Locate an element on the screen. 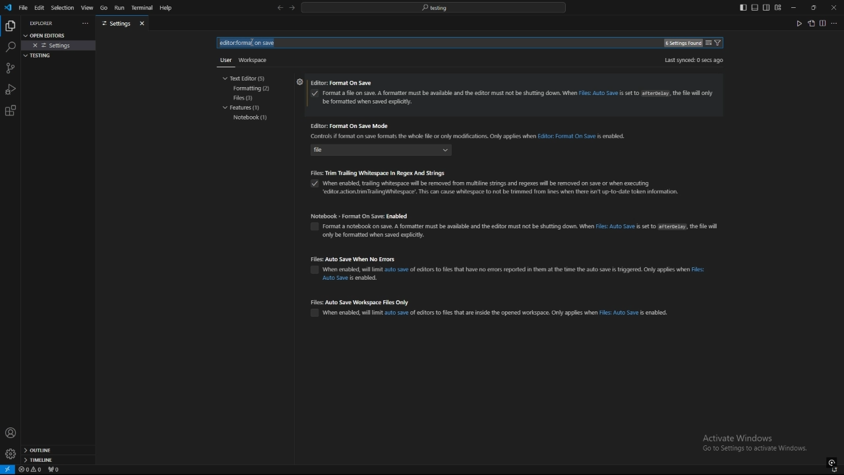 The width and height of the screenshot is (844, 475). resize is located at coordinates (813, 7).